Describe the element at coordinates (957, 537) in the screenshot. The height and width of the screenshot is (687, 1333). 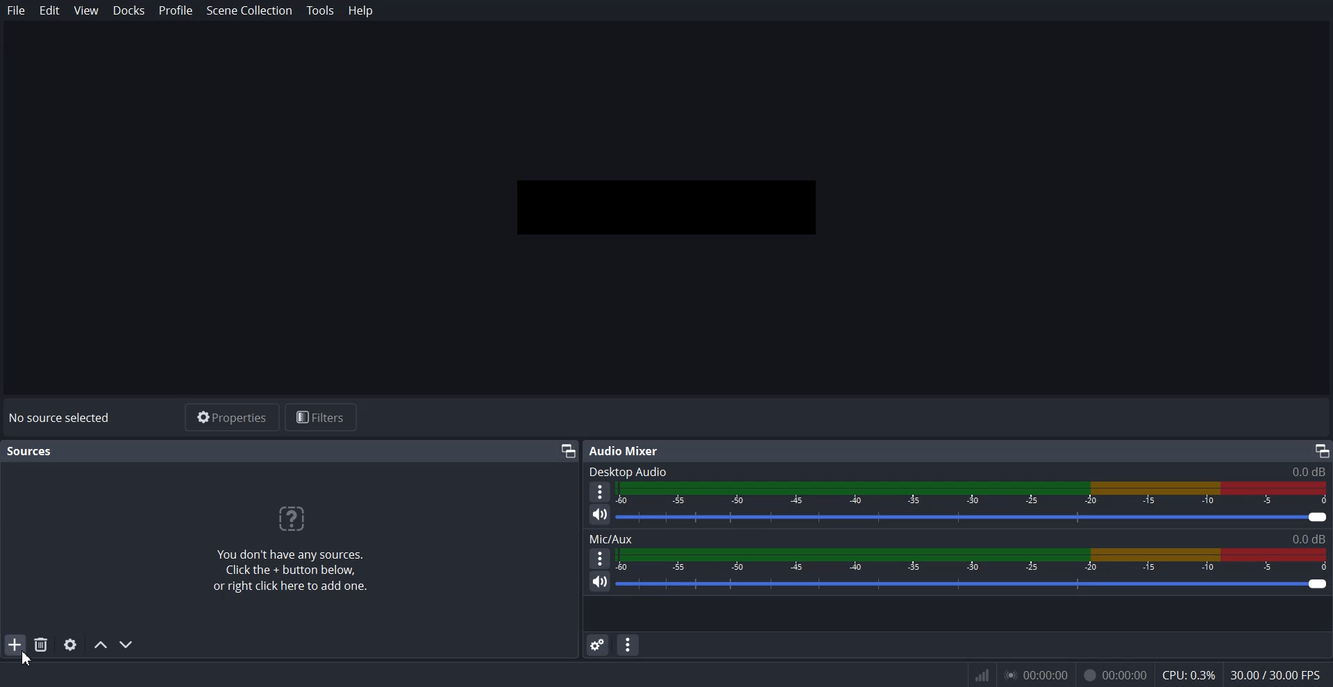
I see `Text` at that location.